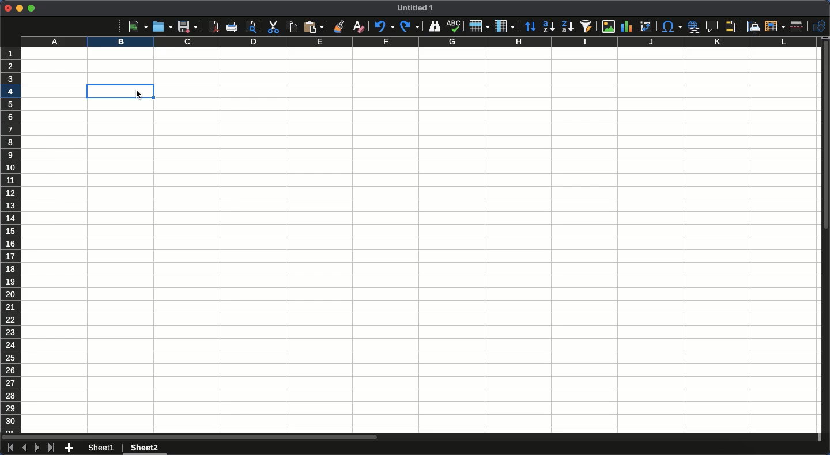 This screenshot has height=455, width=830. What do you see at coordinates (531, 28) in the screenshot?
I see `Sort` at bounding box center [531, 28].